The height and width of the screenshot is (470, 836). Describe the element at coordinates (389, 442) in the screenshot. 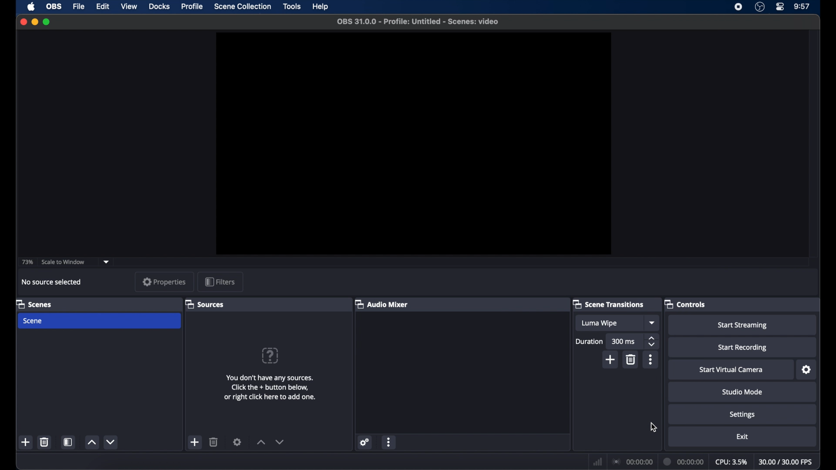

I see `more options` at that location.